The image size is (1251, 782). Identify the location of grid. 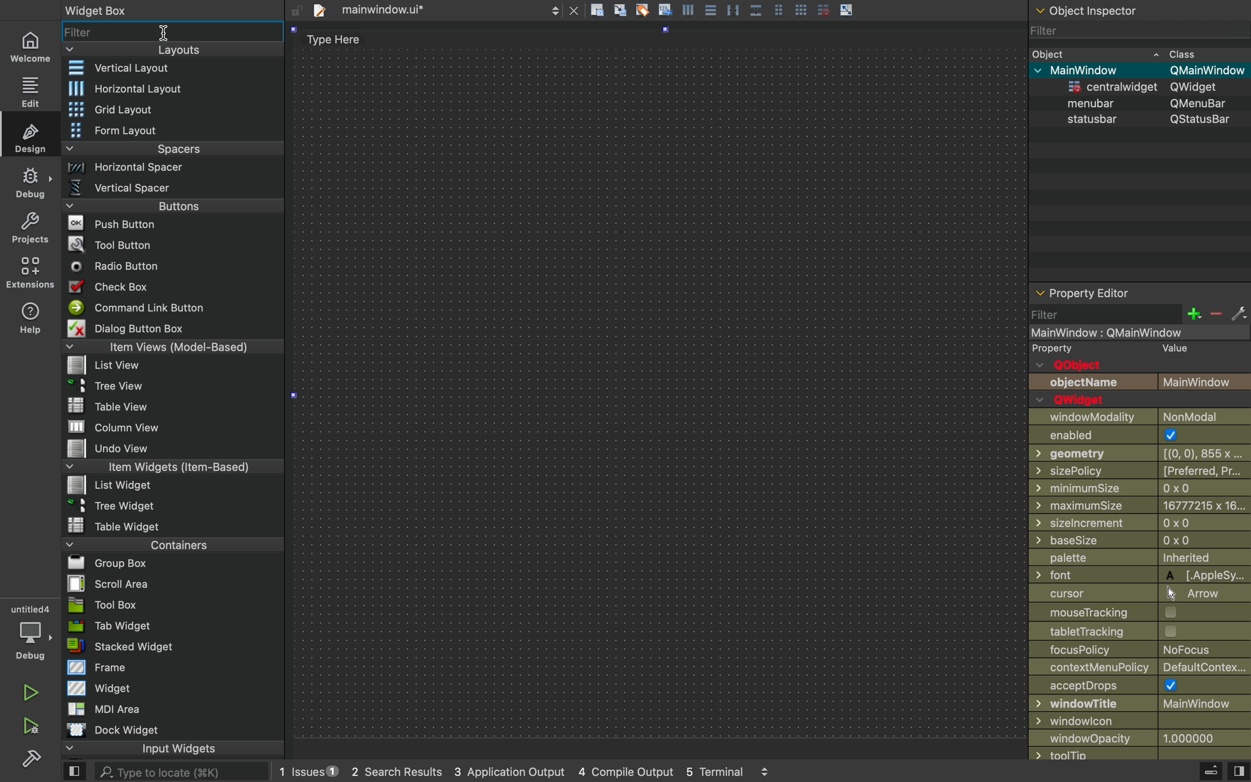
(802, 8).